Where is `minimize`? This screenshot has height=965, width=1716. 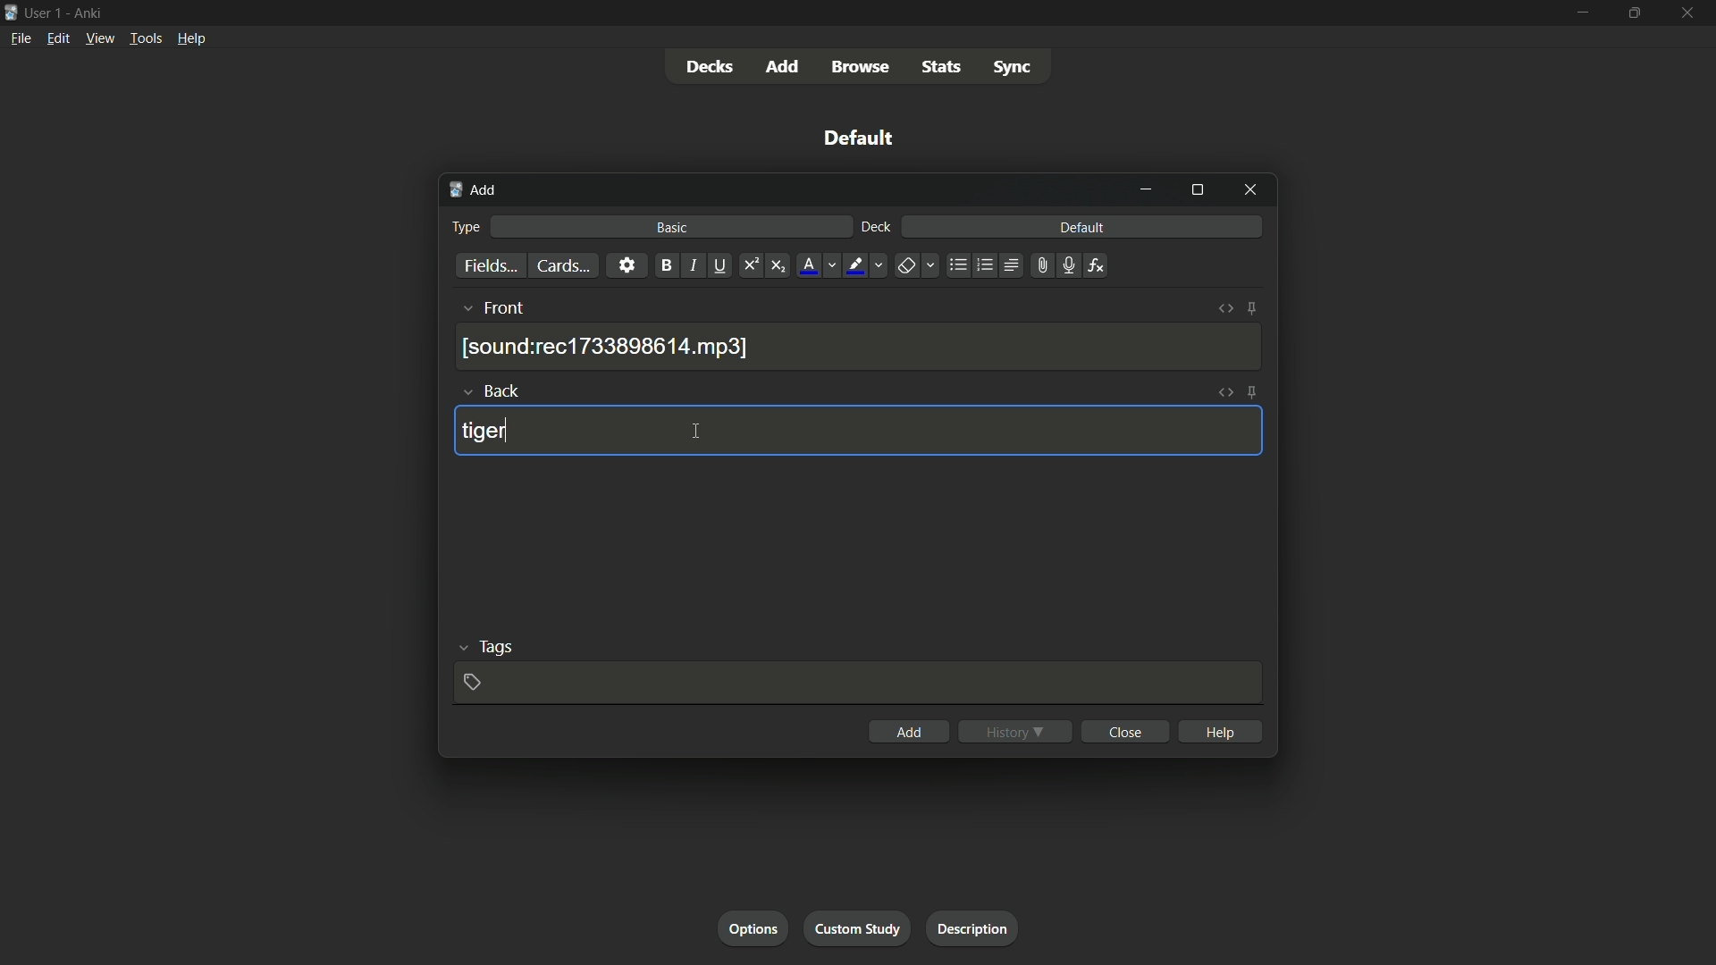
minimize is located at coordinates (1581, 13).